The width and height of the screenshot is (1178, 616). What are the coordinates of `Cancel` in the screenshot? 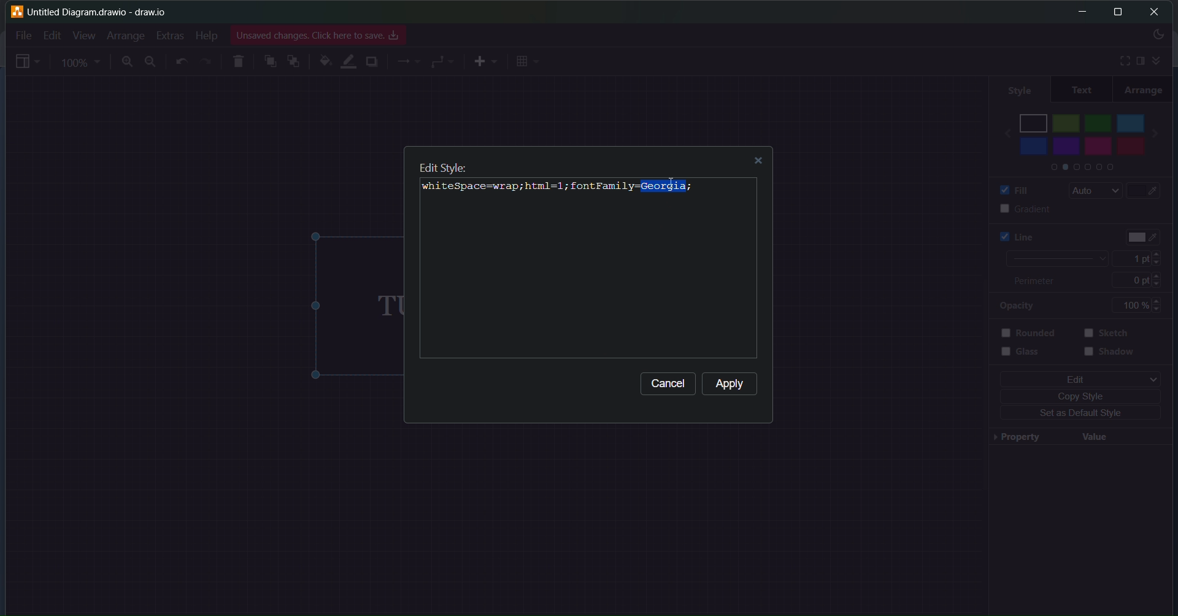 It's located at (669, 386).